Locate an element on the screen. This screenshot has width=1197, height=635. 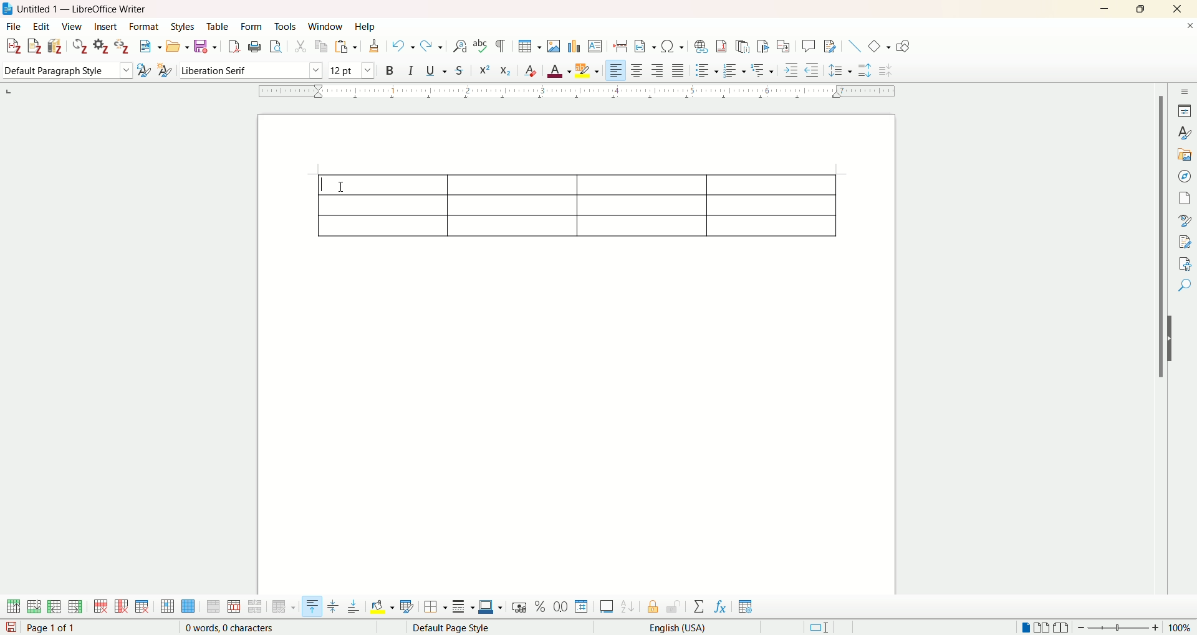
find is located at coordinates (1186, 286).